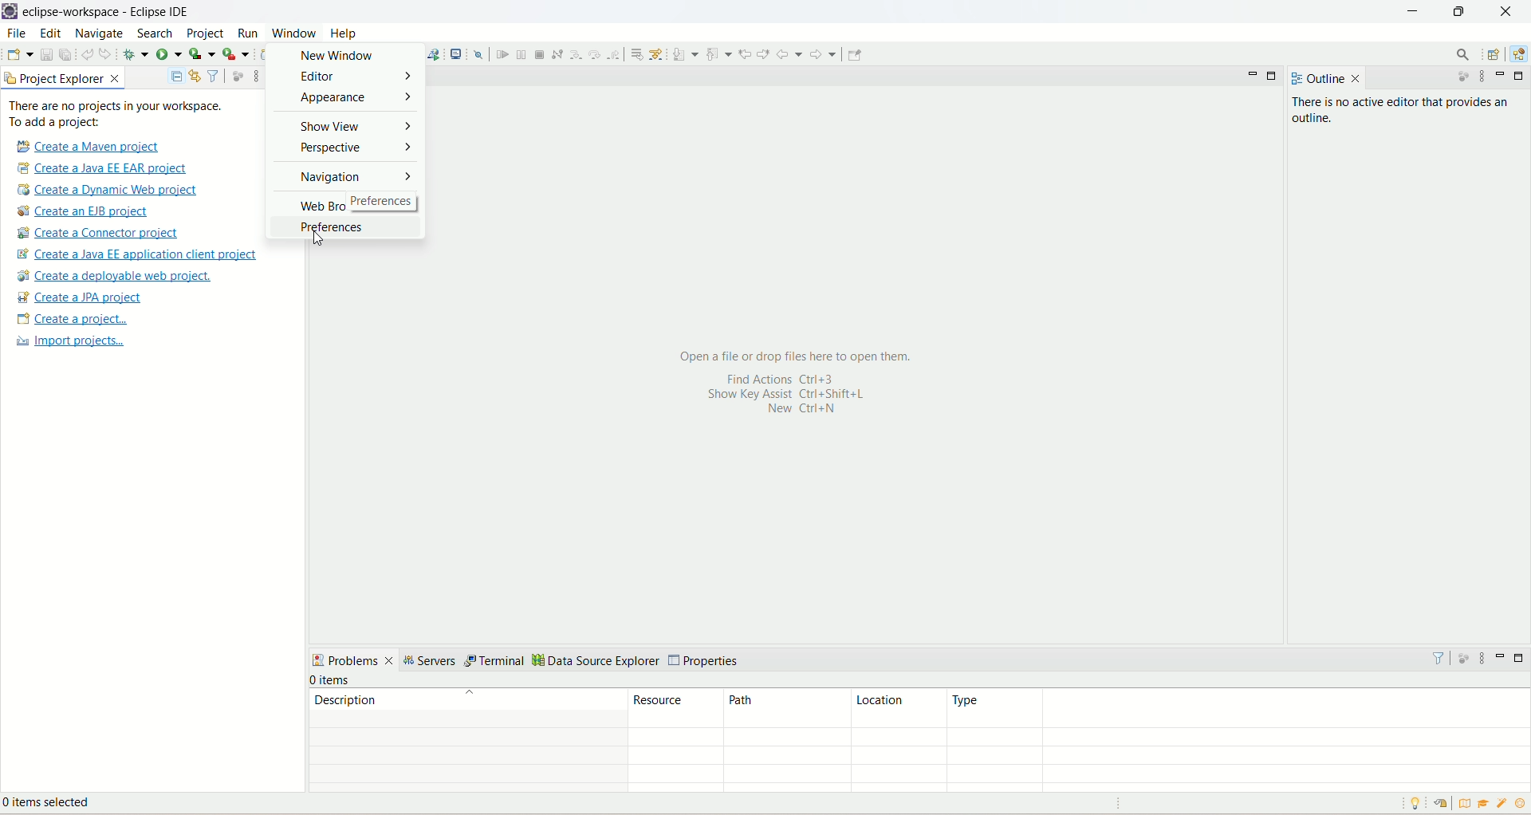 The width and height of the screenshot is (1531, 815). I want to click on select and deselect filters, so click(214, 75).